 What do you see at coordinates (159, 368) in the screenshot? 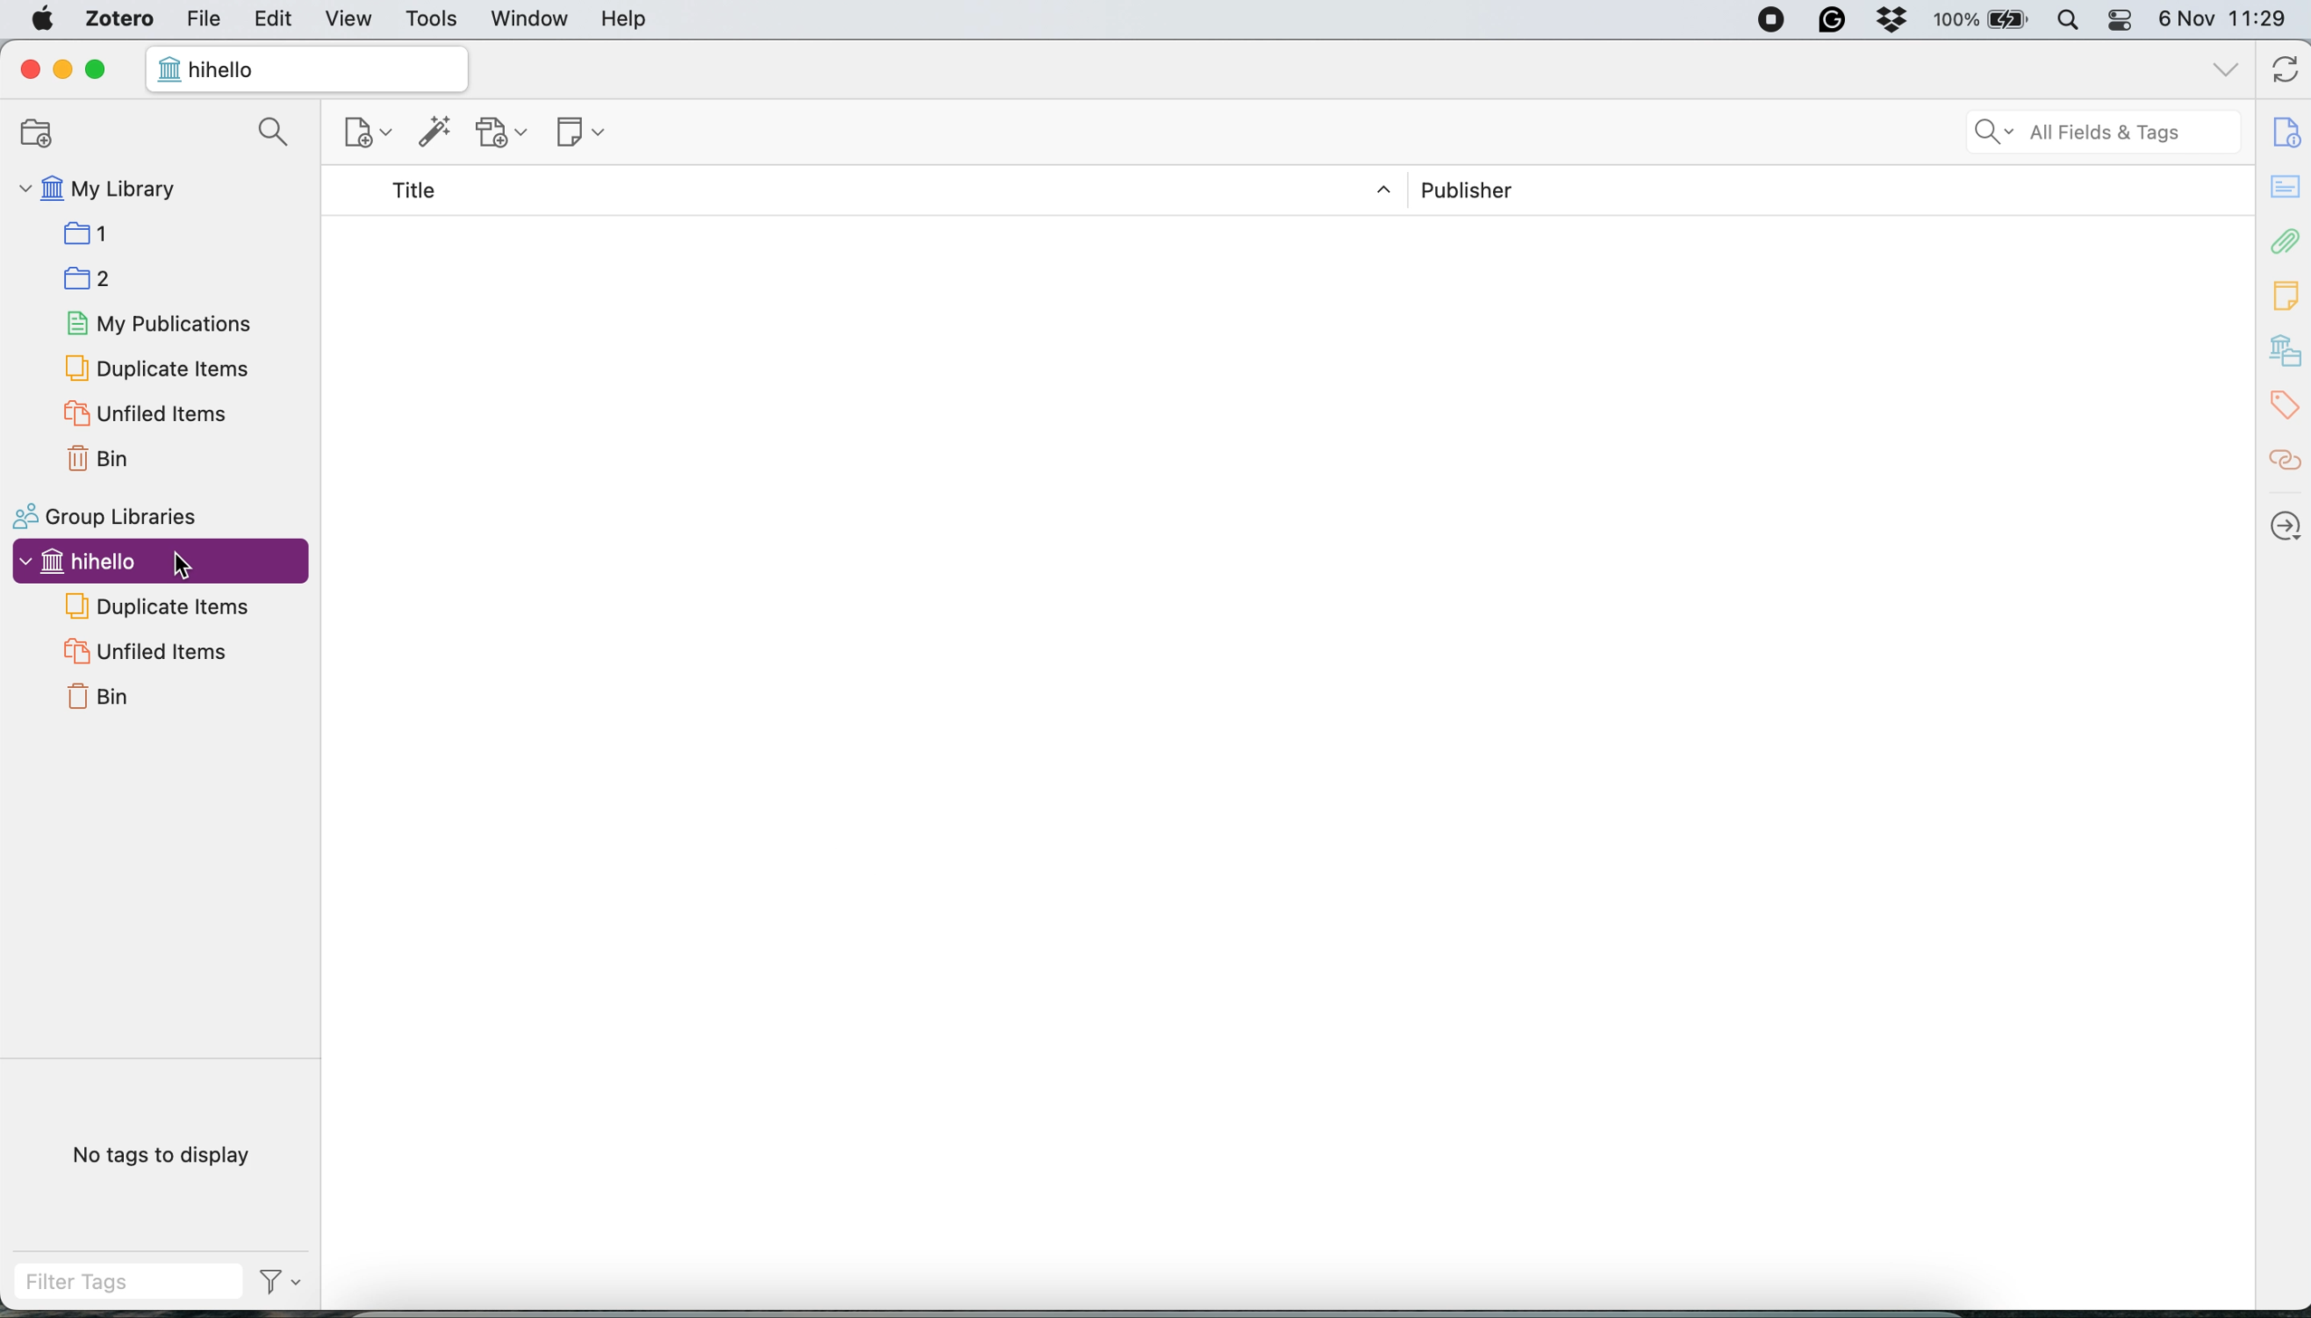
I see `duplicate items` at bounding box center [159, 368].